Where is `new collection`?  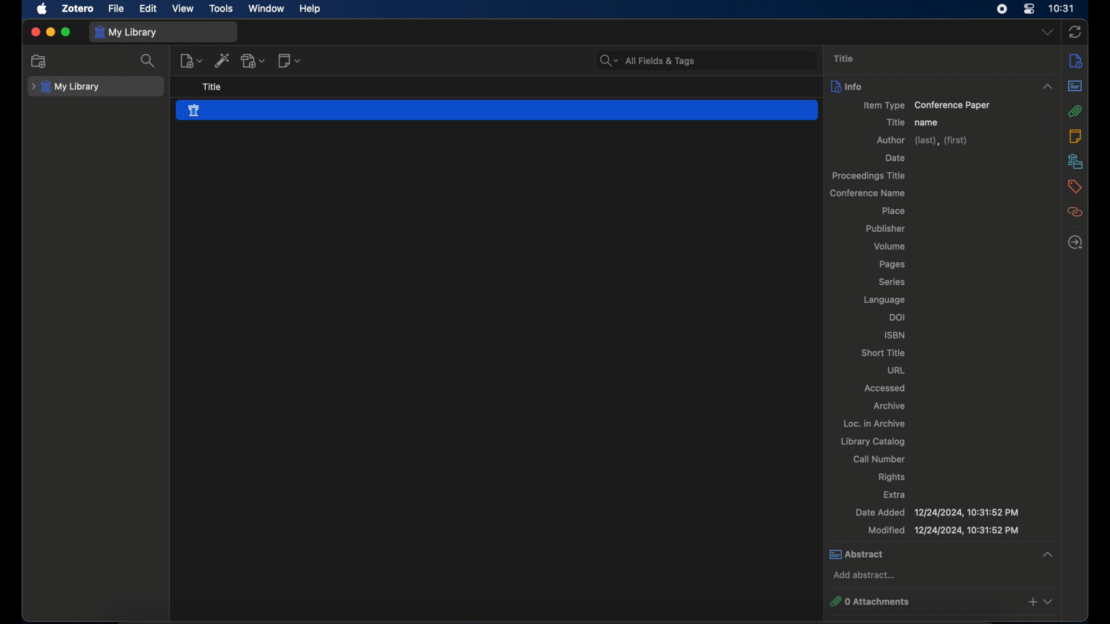 new collection is located at coordinates (39, 61).